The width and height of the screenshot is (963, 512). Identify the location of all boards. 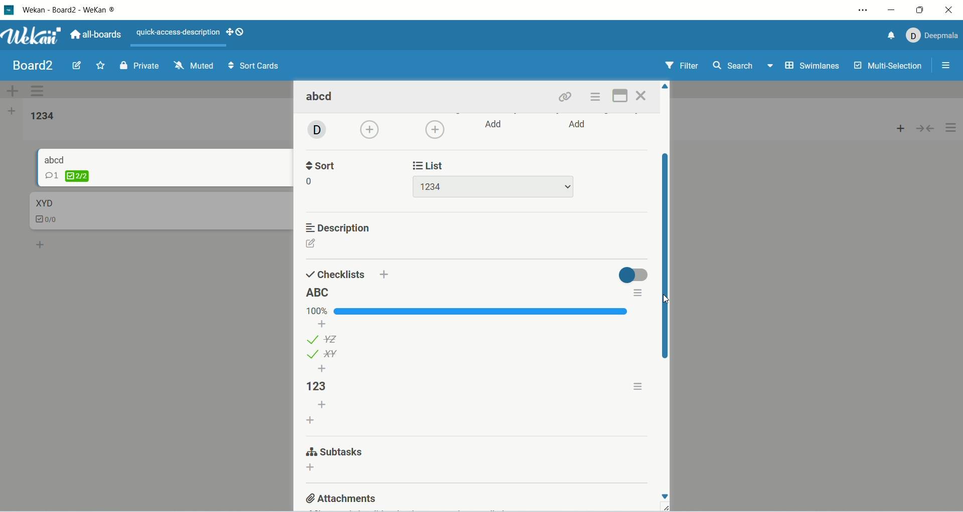
(98, 35).